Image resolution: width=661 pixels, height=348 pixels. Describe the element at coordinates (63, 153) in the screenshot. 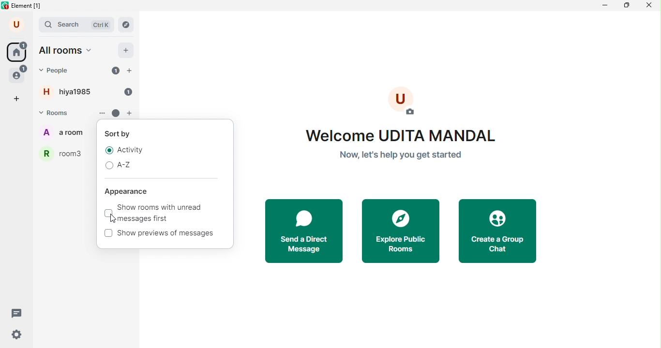

I see `room3` at that location.